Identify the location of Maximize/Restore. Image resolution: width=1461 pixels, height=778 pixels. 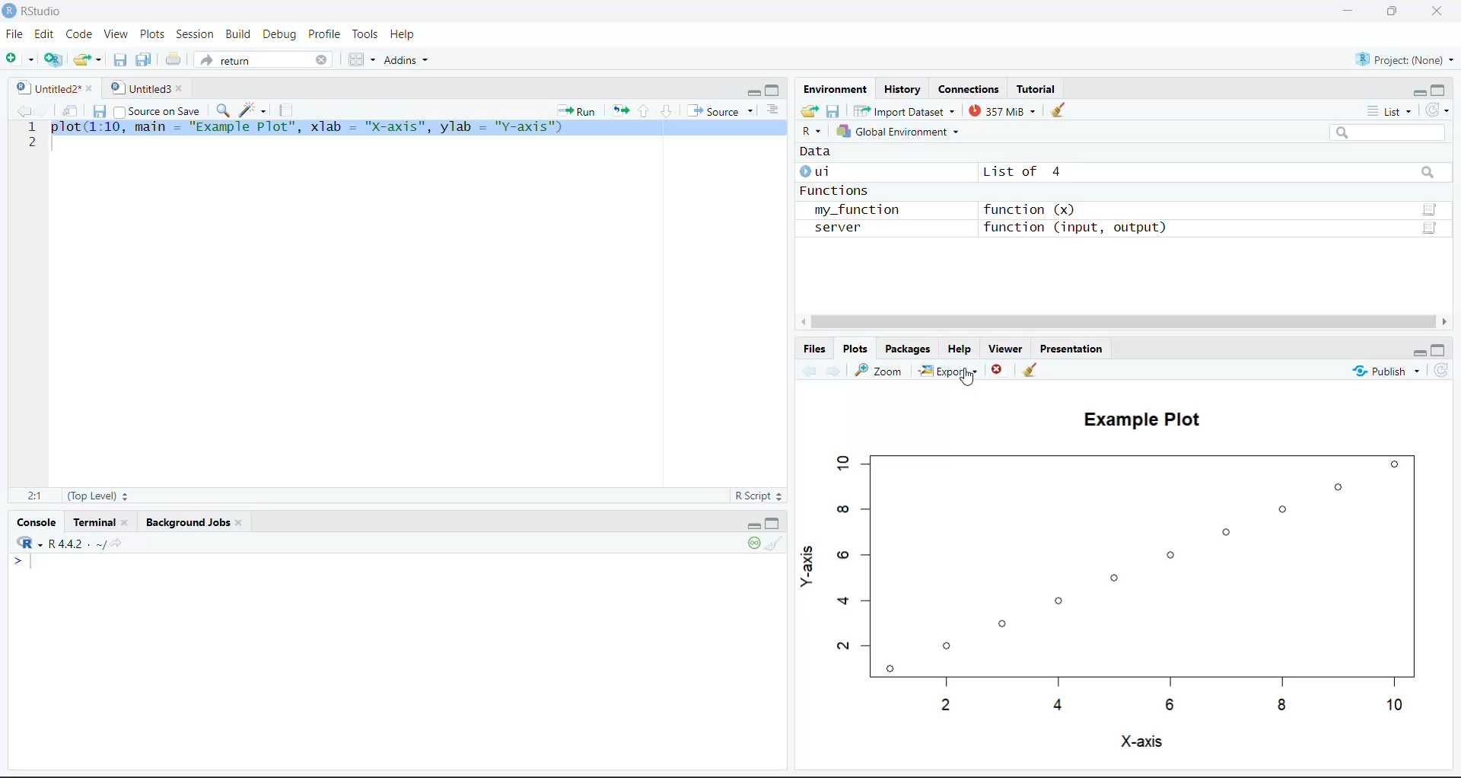
(1395, 13).